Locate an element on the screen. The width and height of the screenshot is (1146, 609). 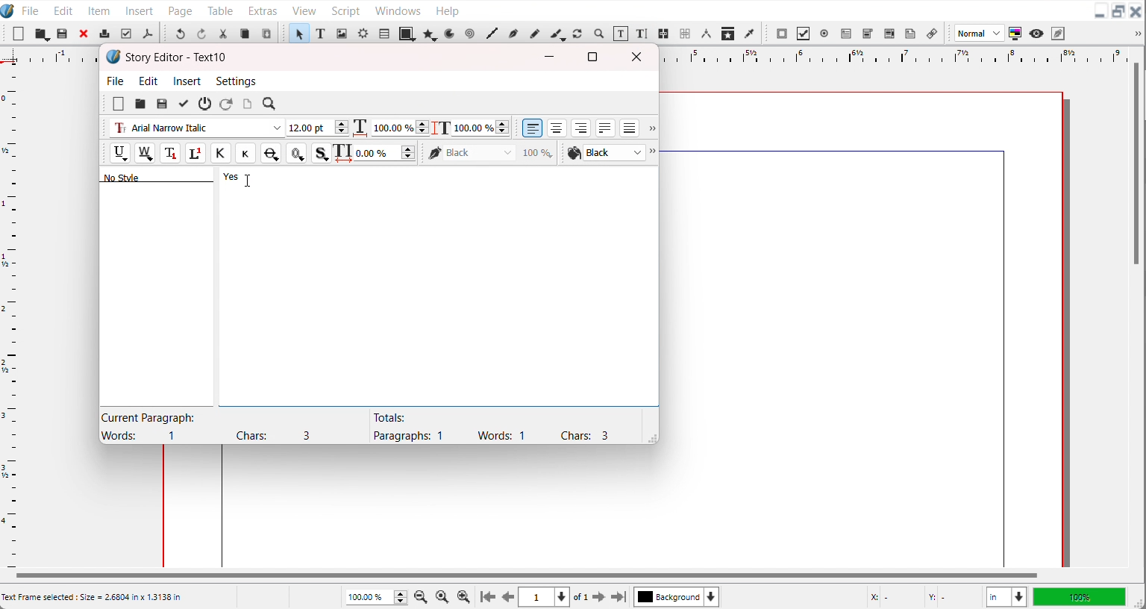
Text Color is located at coordinates (605, 153).